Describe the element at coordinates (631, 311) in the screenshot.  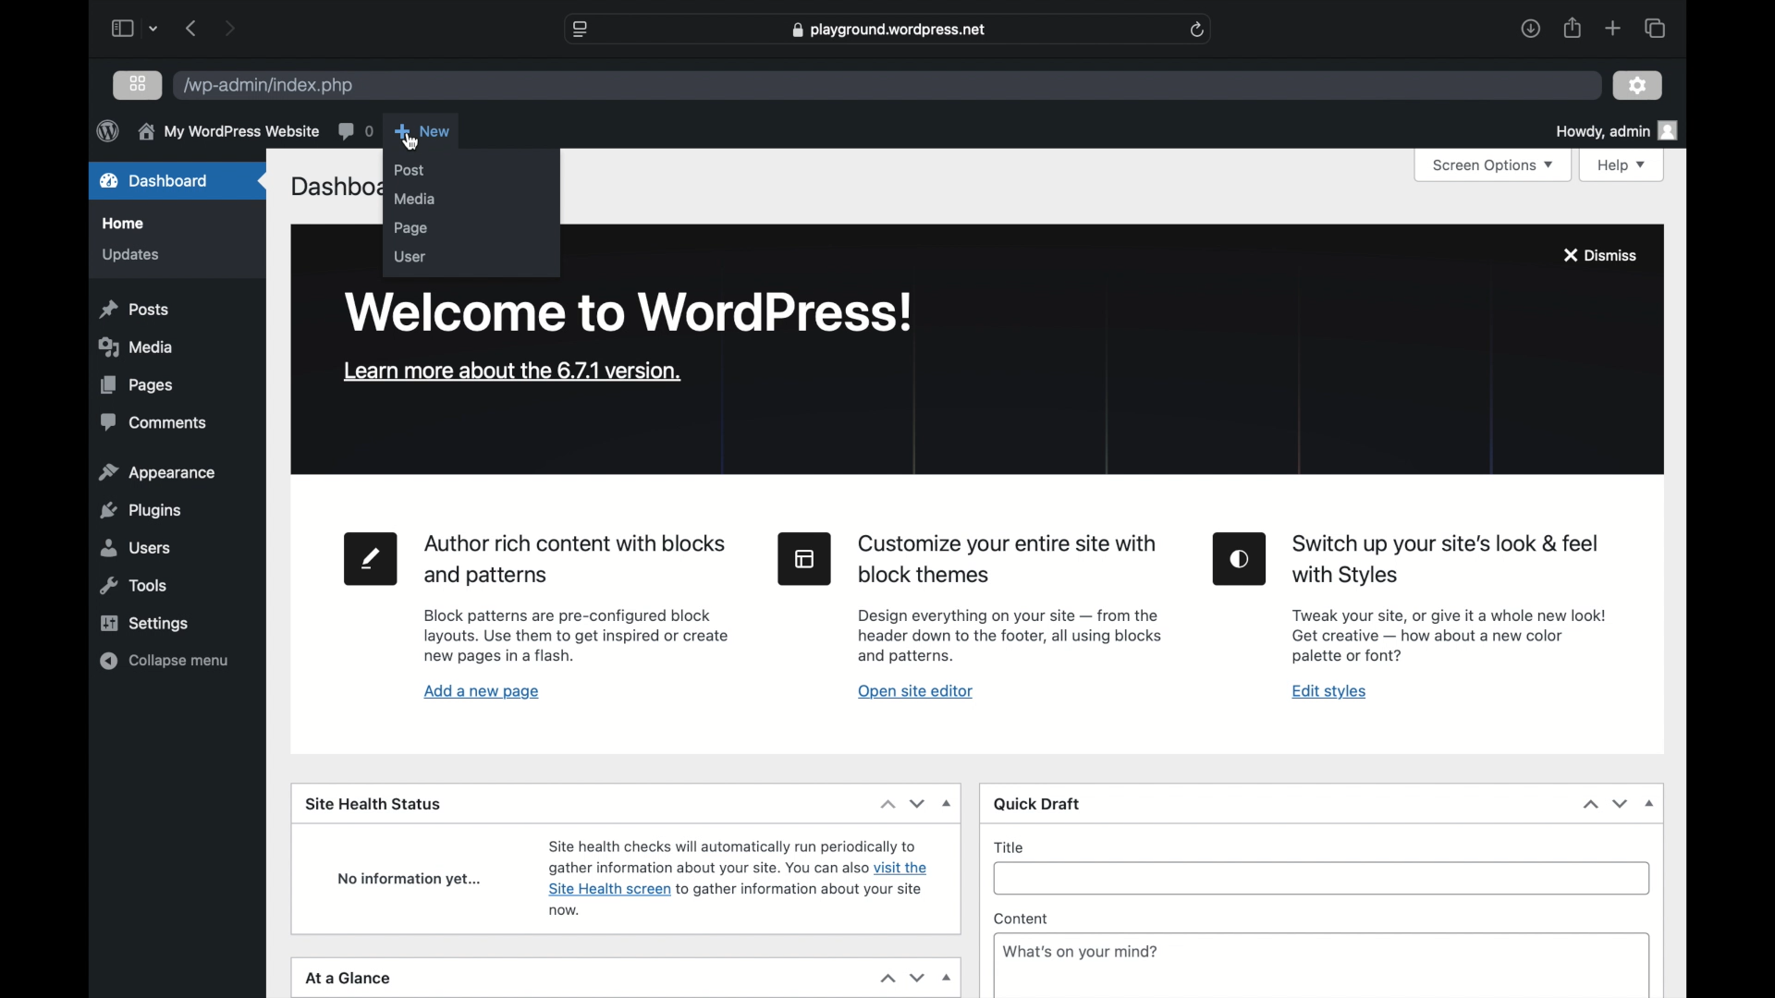
I see `welcome to wordpress` at that location.